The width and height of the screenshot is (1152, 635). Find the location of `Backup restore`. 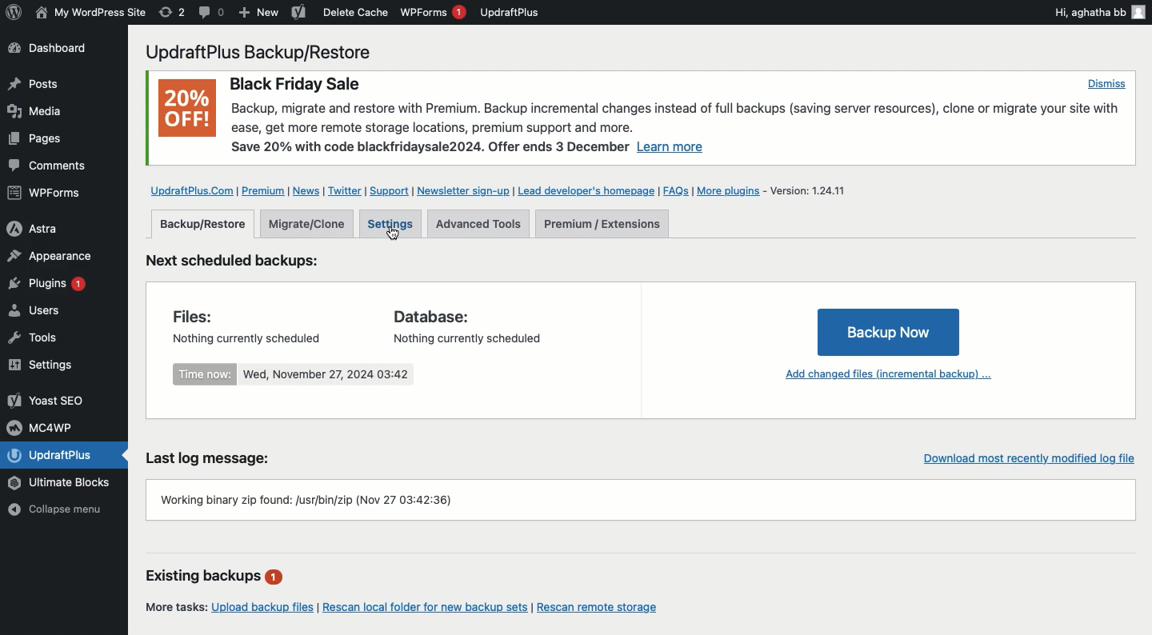

Backup restore is located at coordinates (198, 226).